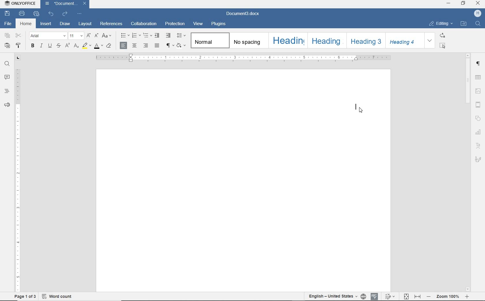 Image resolution: width=485 pixels, height=301 pixels. I want to click on DECREASE FONT SIZE, so click(96, 35).